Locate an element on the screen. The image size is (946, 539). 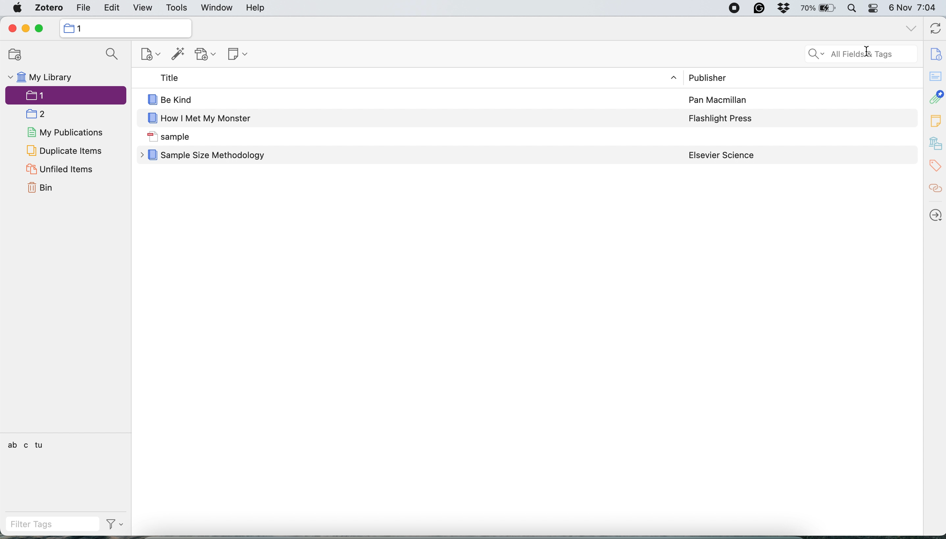
cursor is located at coordinates (867, 53).